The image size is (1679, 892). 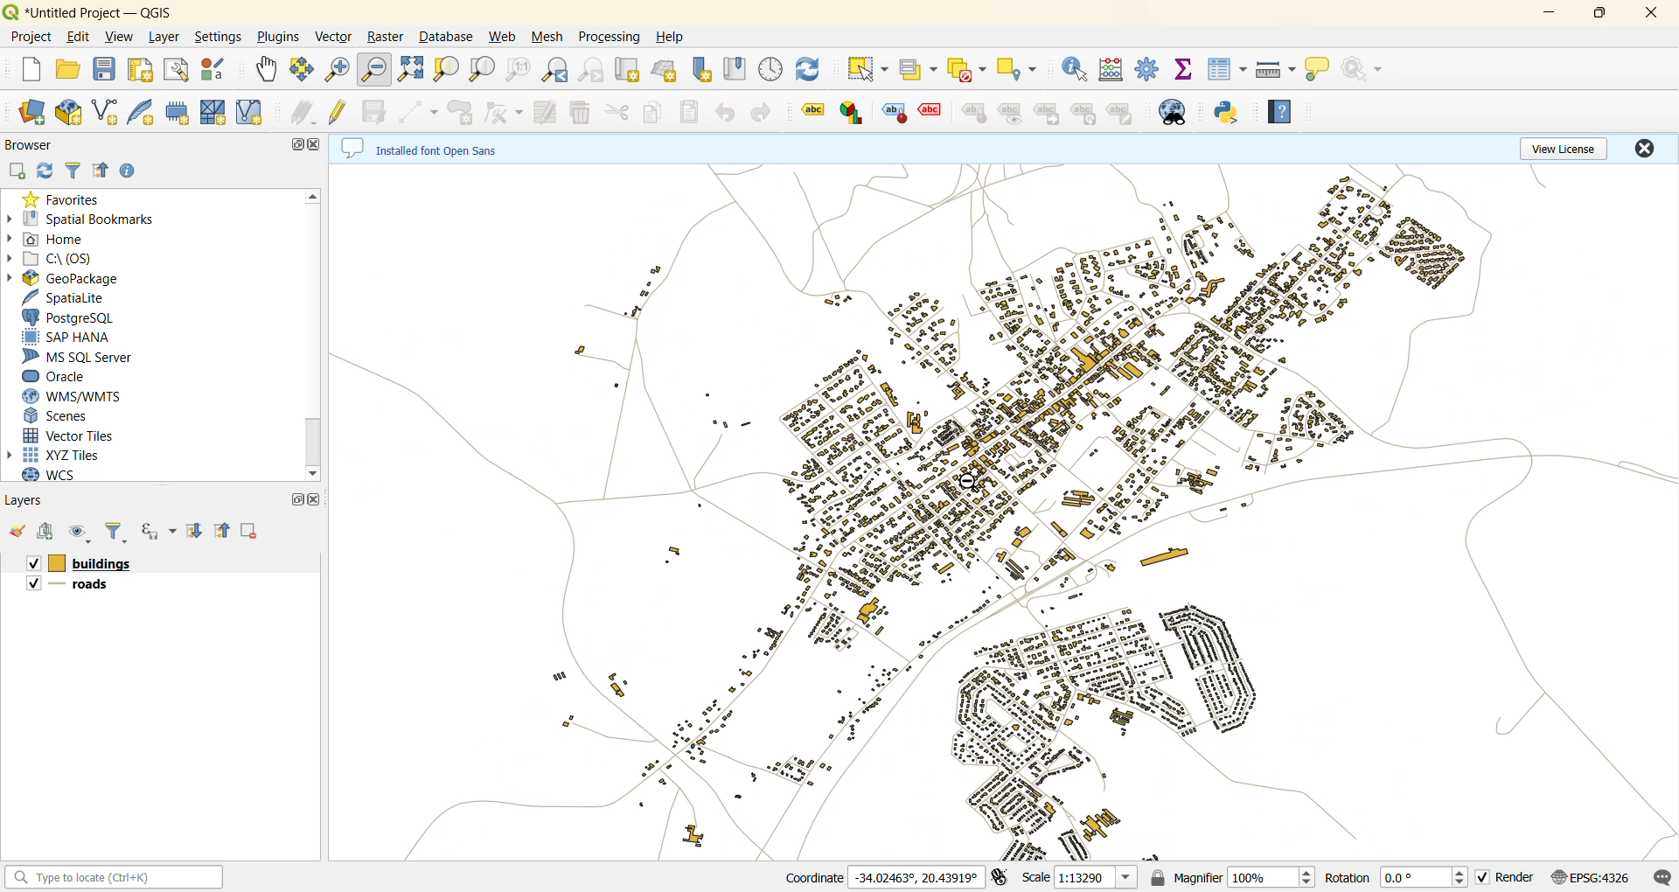 What do you see at coordinates (1002, 514) in the screenshot?
I see `zoomed out view` at bounding box center [1002, 514].